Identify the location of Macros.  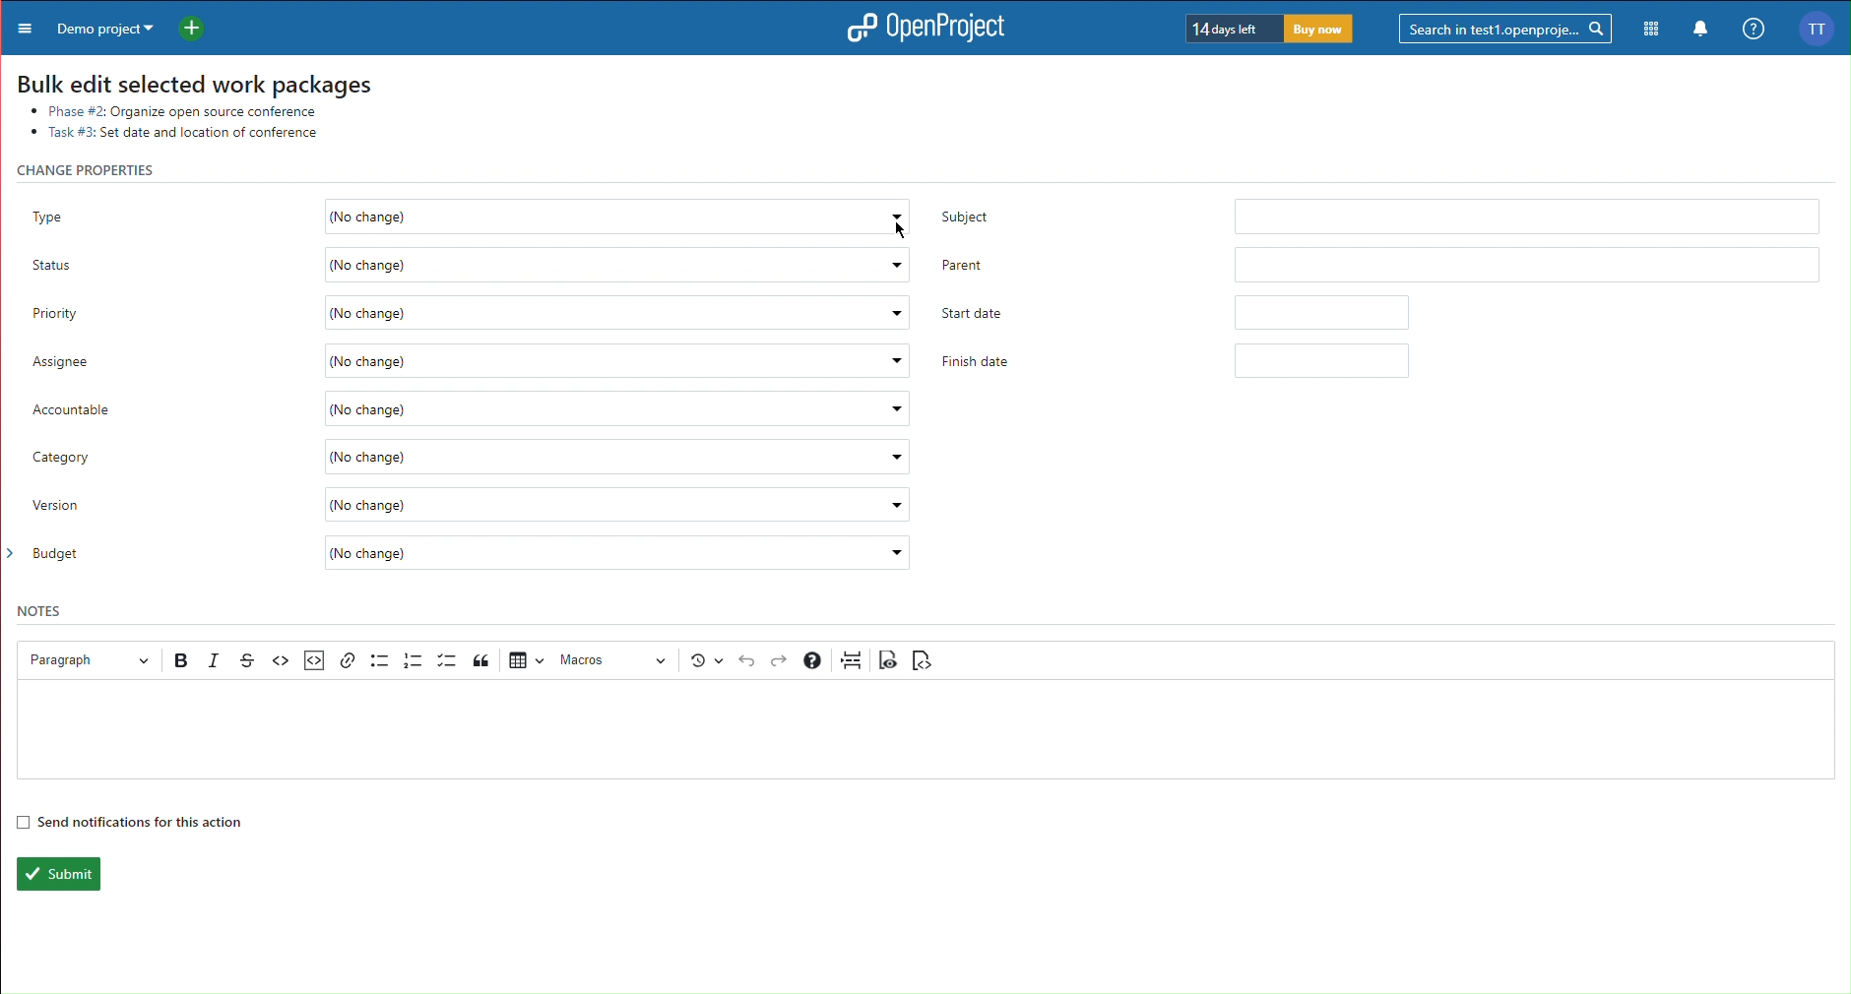
(615, 660).